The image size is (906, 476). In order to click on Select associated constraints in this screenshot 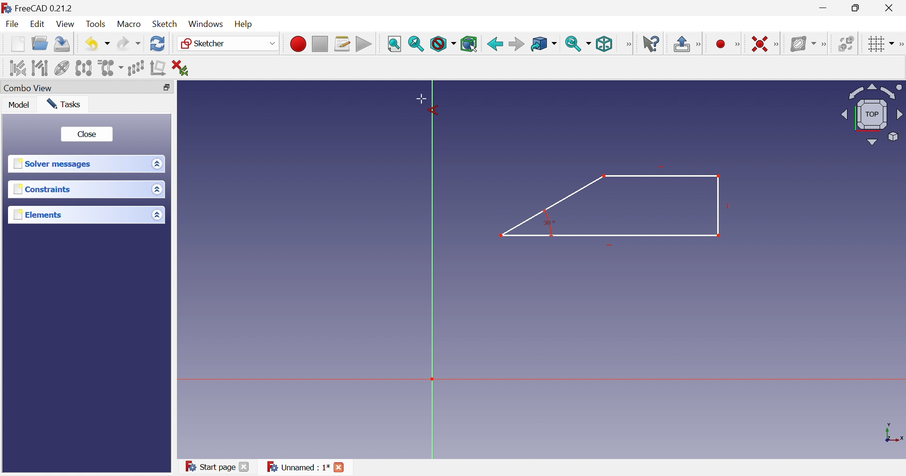, I will do `click(14, 68)`.